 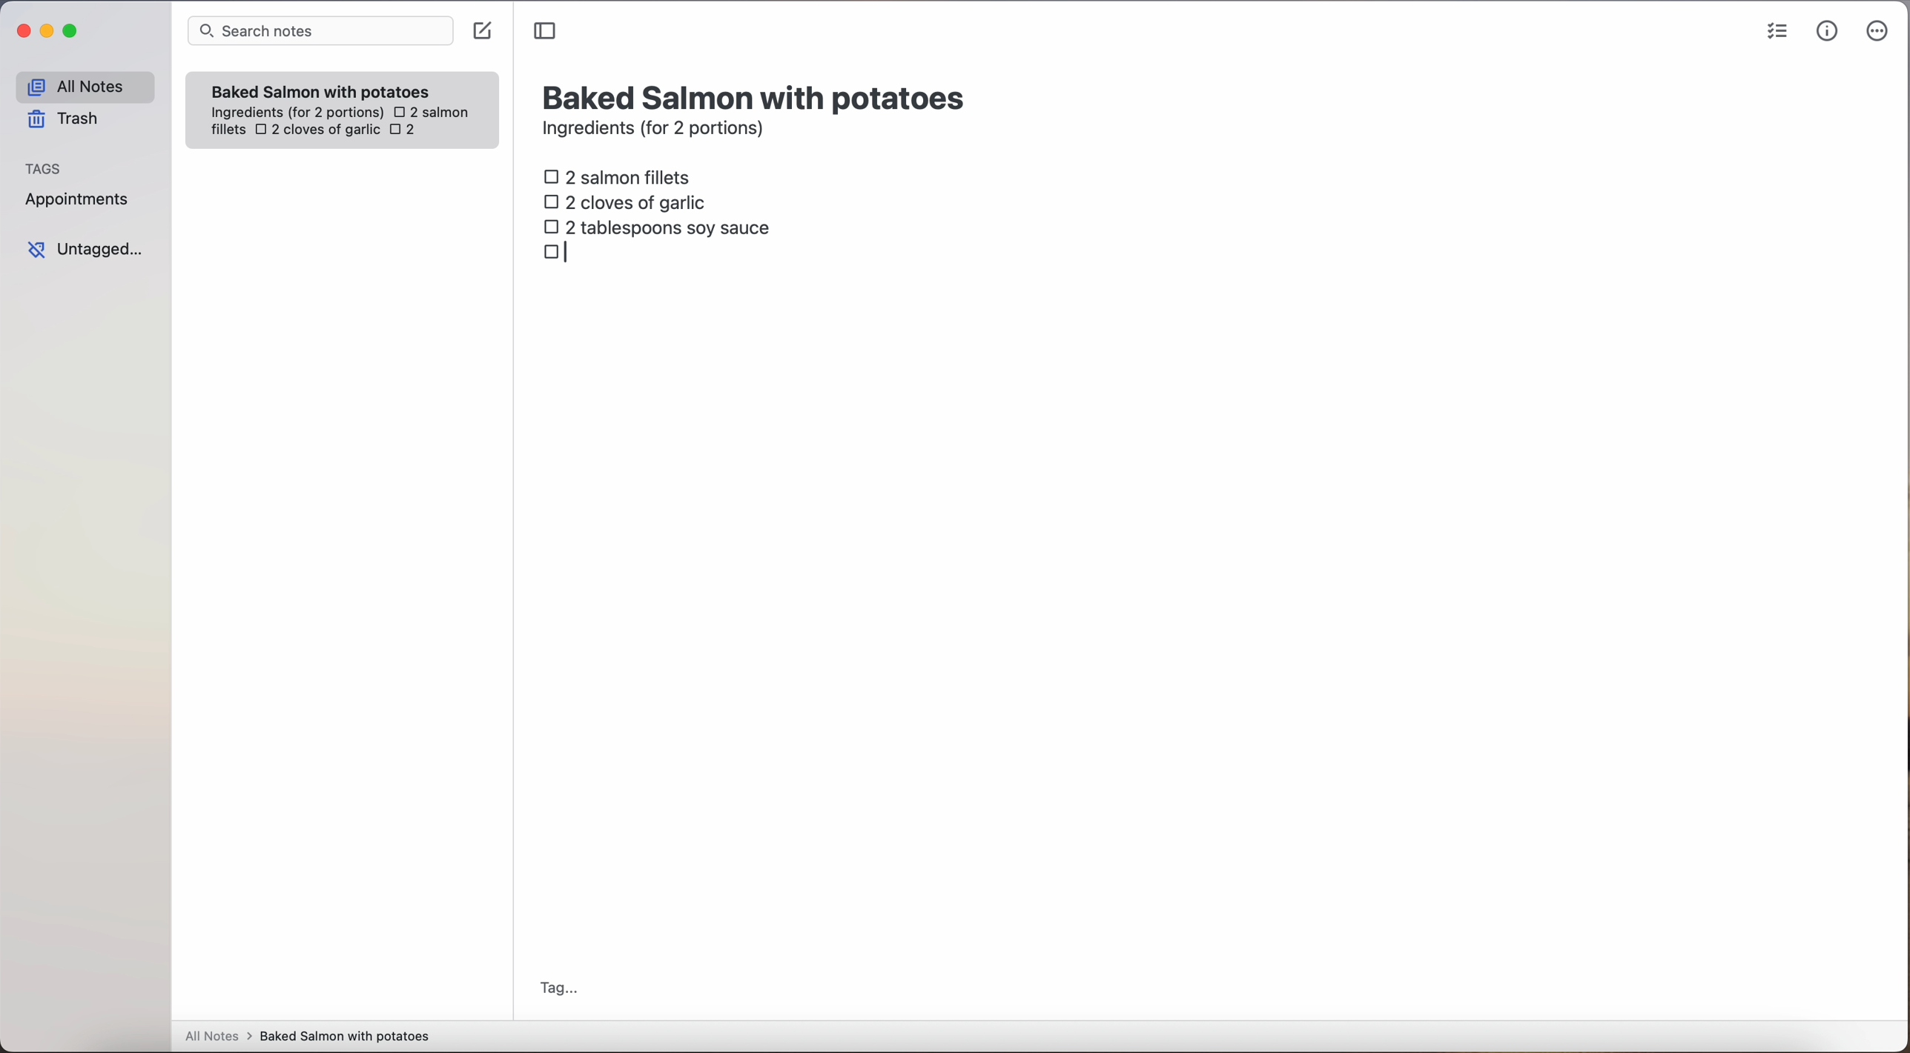 I want to click on search bar, so click(x=319, y=33).